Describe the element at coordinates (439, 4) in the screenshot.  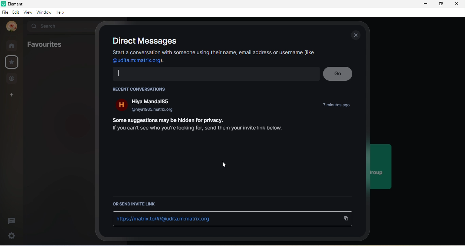
I see `maximize` at that location.